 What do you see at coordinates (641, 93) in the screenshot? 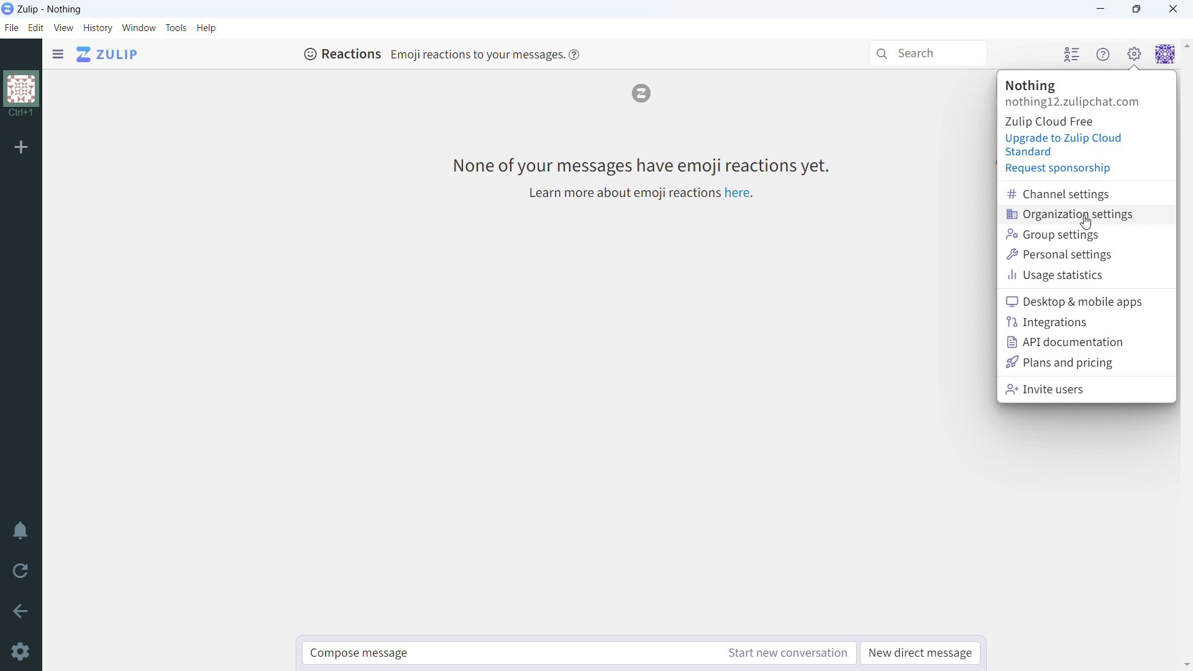
I see `logo` at bounding box center [641, 93].